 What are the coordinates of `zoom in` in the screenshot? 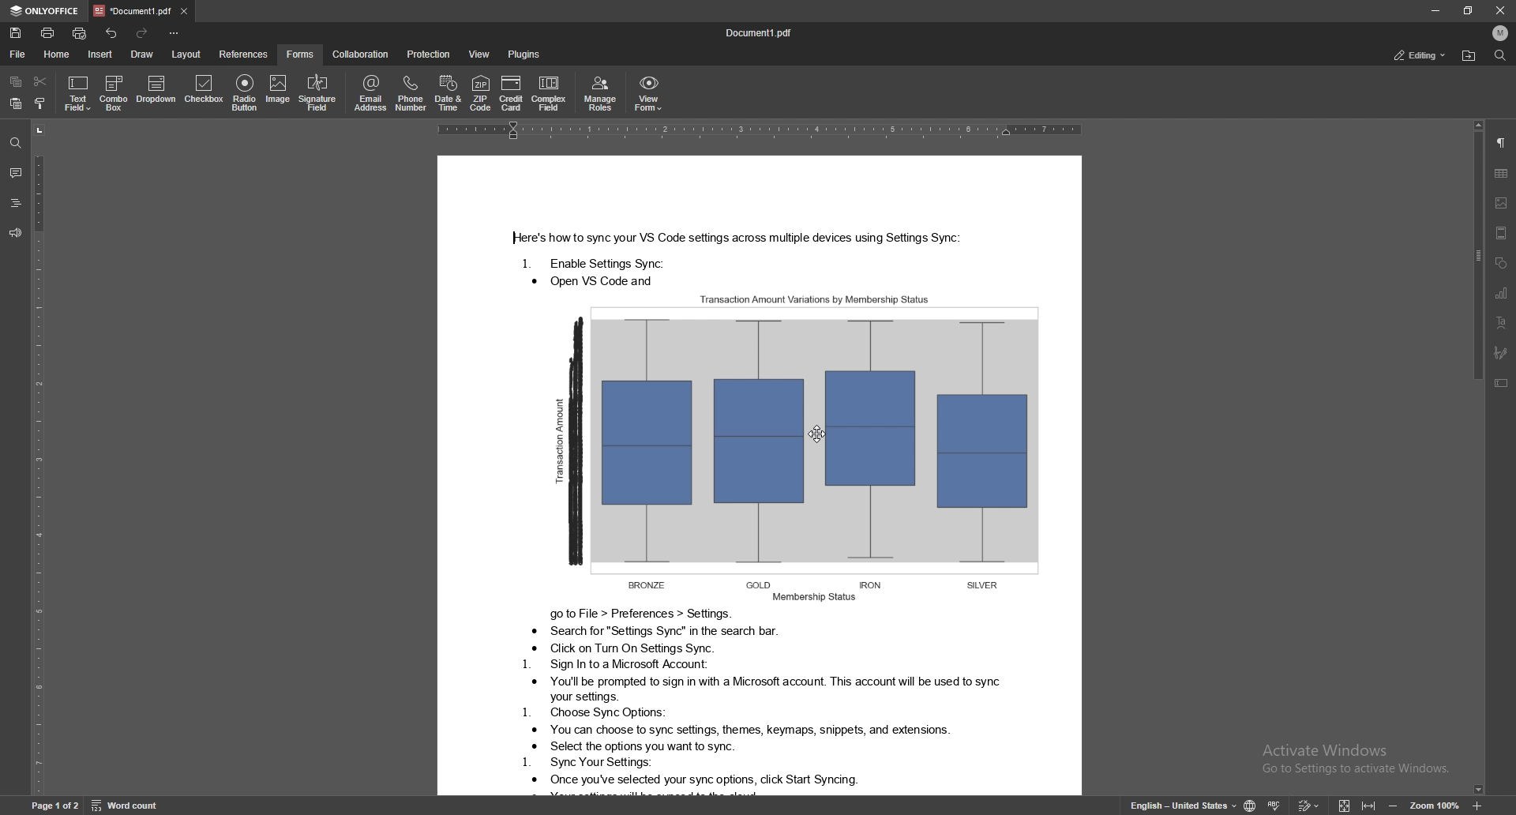 It's located at (1477, 806).